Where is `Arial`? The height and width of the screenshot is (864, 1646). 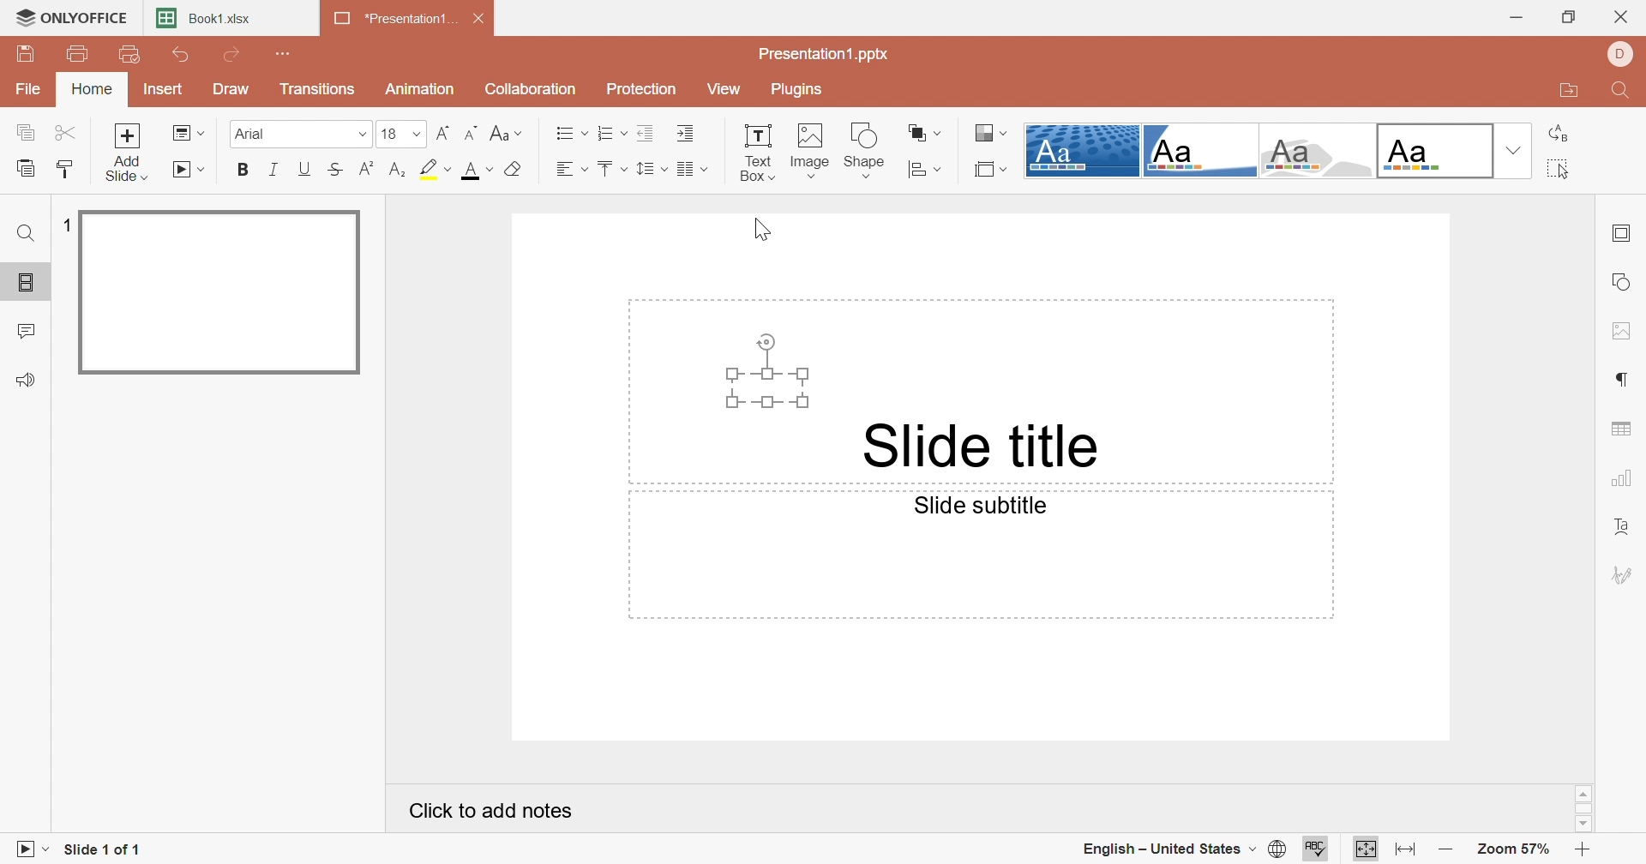 Arial is located at coordinates (297, 133).